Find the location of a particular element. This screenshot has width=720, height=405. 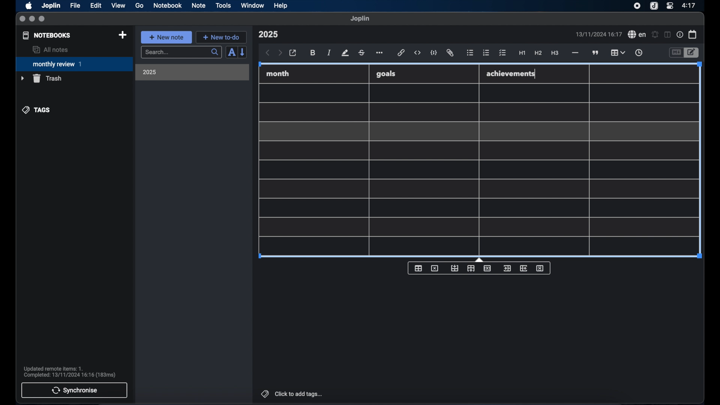

heading 1 is located at coordinates (522, 53).